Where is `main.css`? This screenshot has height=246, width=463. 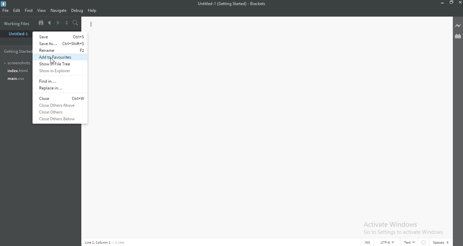 main.css is located at coordinates (15, 80).